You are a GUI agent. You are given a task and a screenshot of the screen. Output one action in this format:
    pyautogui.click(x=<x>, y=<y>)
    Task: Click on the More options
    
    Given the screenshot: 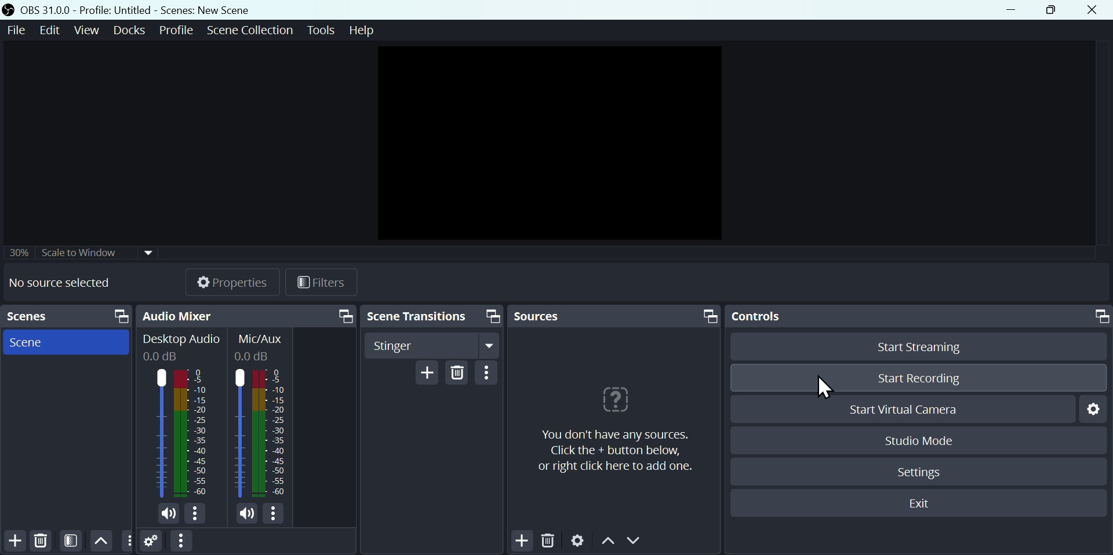 What is the action you would take?
    pyautogui.click(x=129, y=541)
    